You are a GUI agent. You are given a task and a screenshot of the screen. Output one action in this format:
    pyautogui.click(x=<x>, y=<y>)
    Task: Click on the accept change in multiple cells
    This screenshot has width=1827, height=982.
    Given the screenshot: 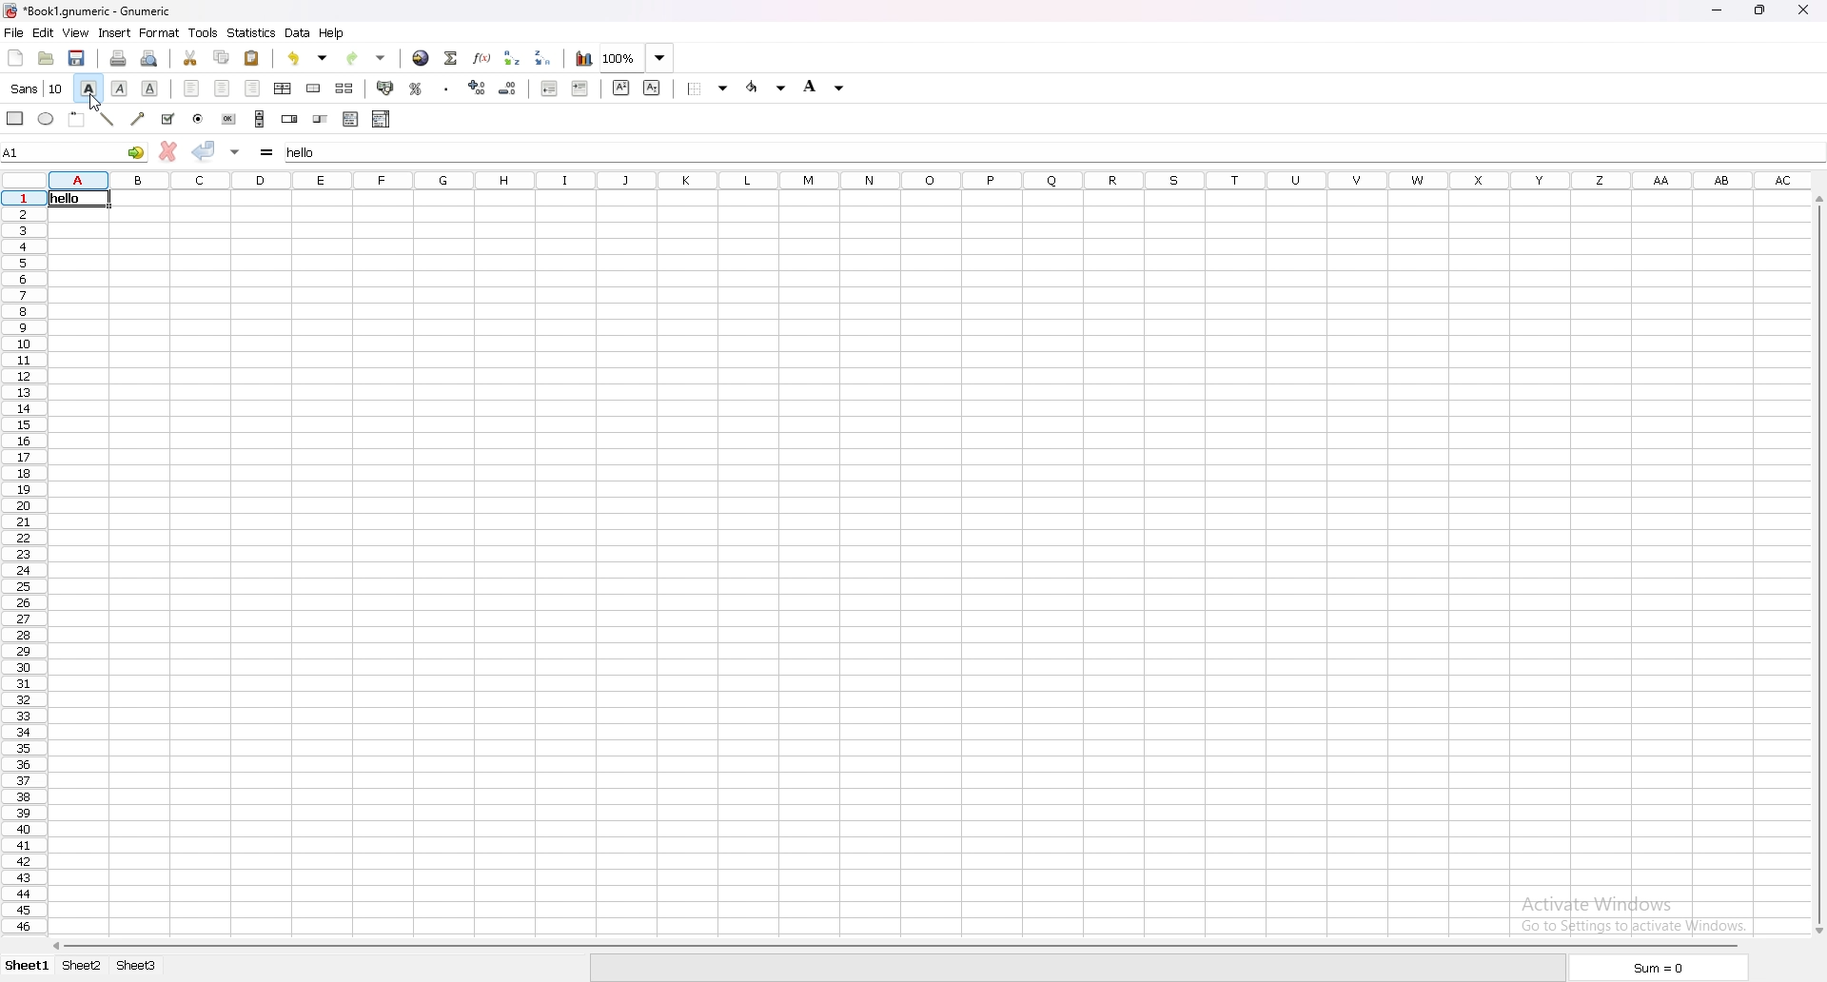 What is the action you would take?
    pyautogui.click(x=235, y=151)
    